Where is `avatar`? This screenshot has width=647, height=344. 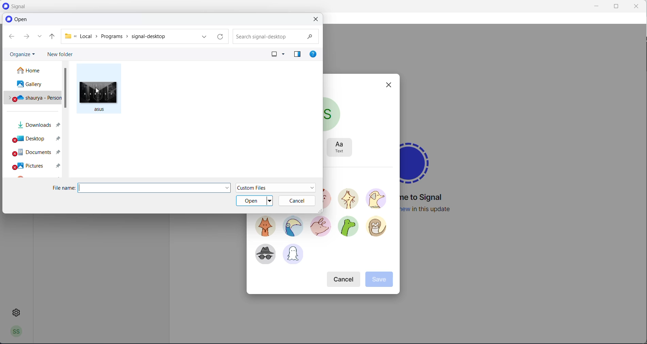
avatar is located at coordinates (351, 200).